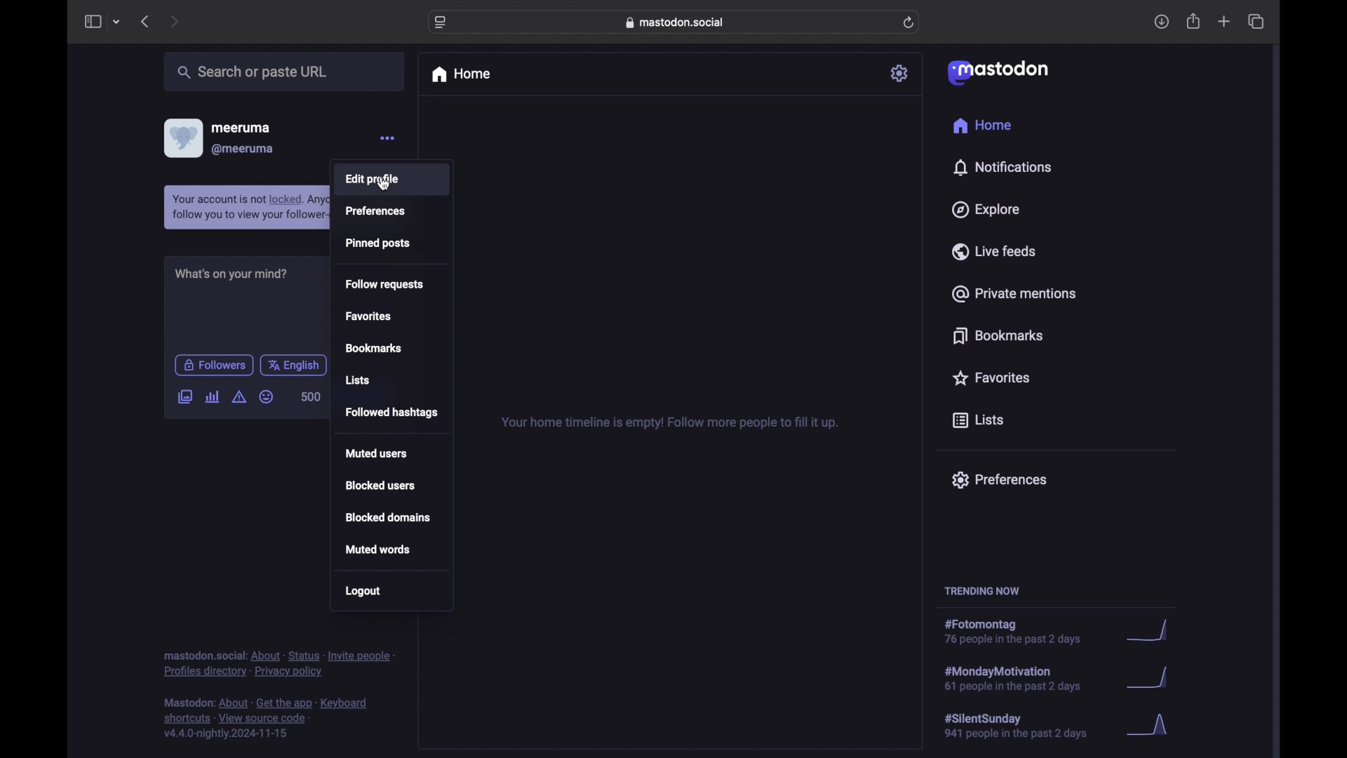 This screenshot has height=758, width=1347. What do you see at coordinates (377, 549) in the screenshot?
I see `muted words` at bounding box center [377, 549].